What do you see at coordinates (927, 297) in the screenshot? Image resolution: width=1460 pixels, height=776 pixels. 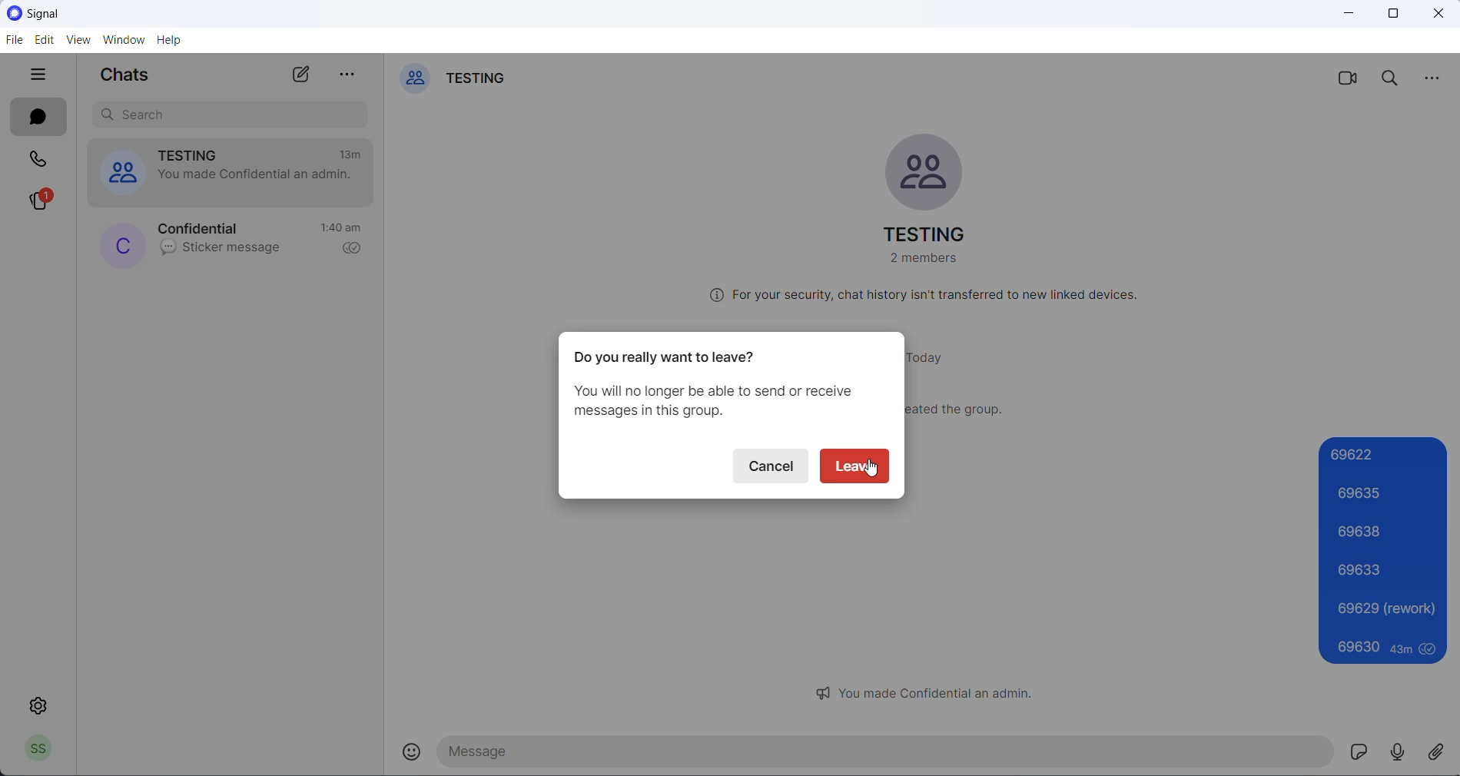 I see `security related text` at bounding box center [927, 297].